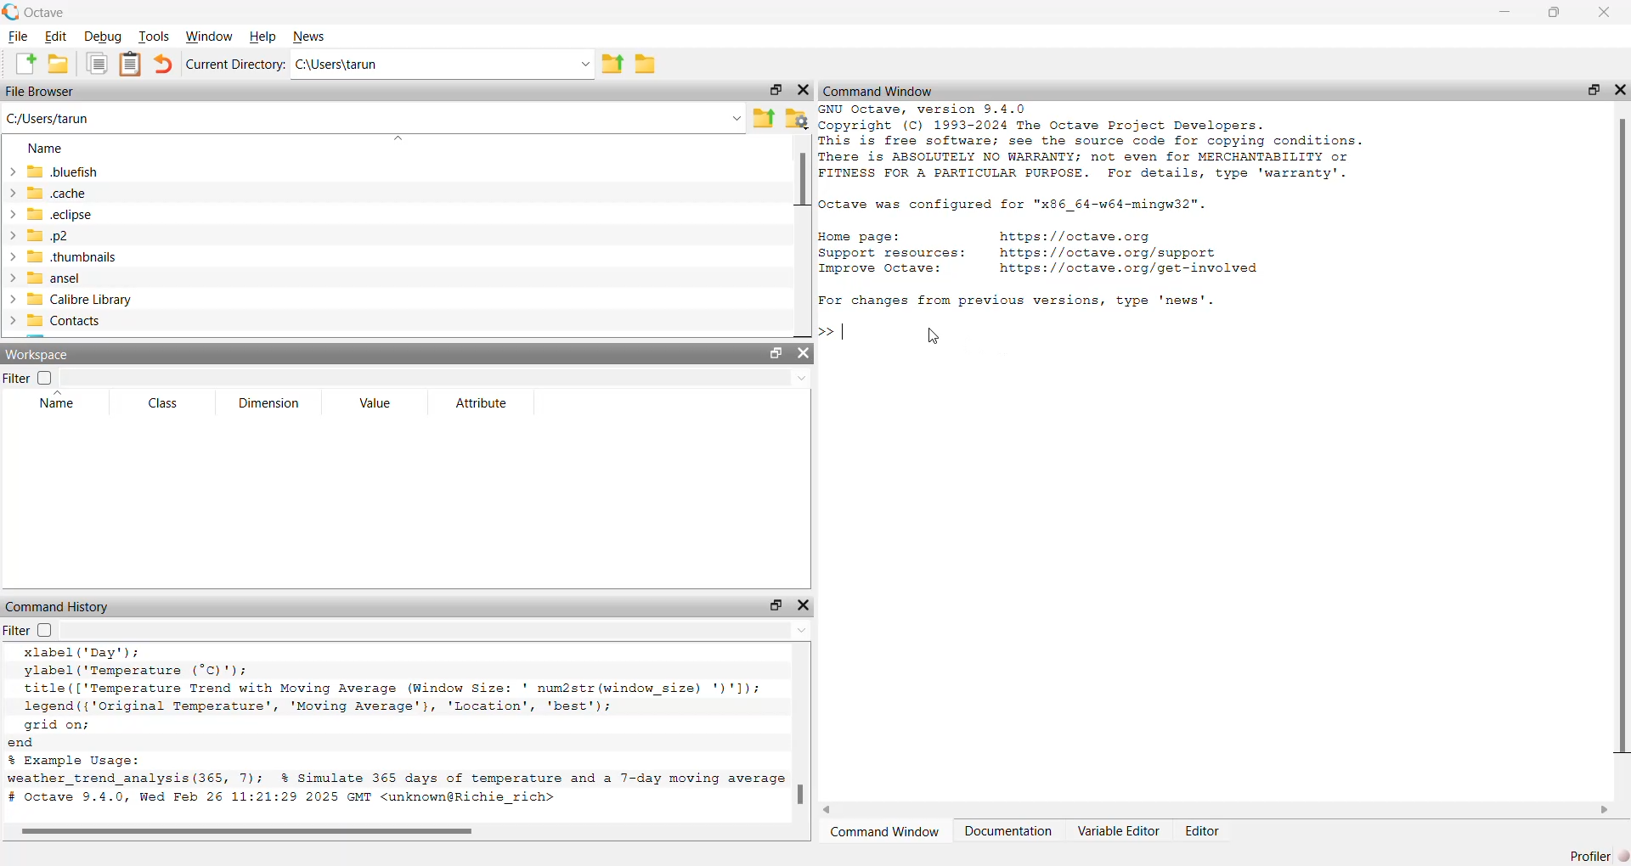  Describe the element at coordinates (59, 63) in the screenshot. I see `save as` at that location.